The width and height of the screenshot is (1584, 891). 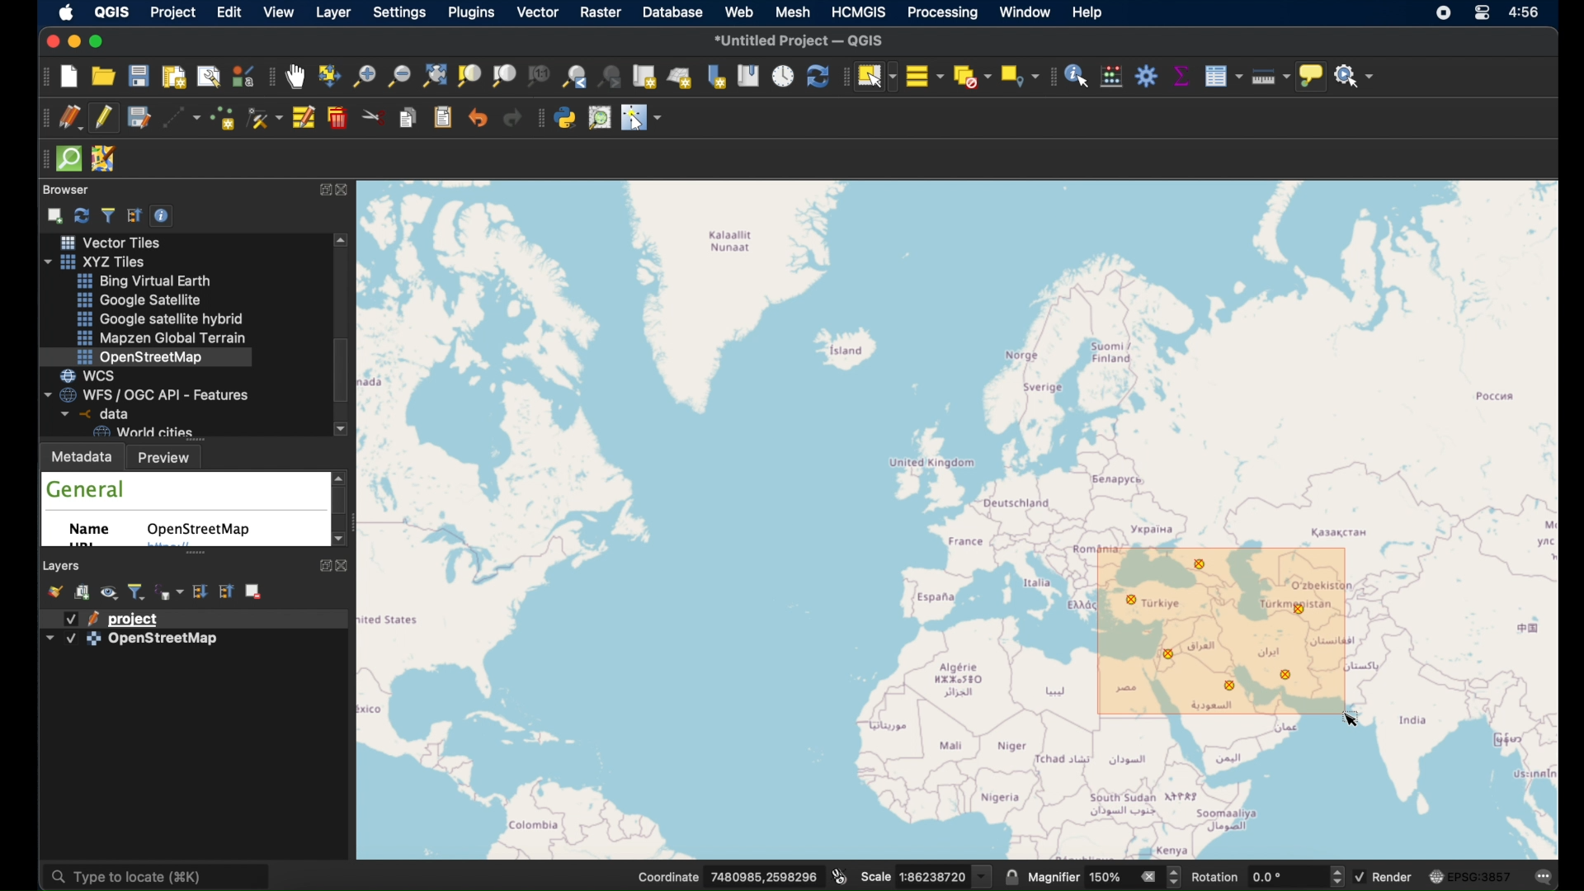 I want to click on wcs, so click(x=96, y=375).